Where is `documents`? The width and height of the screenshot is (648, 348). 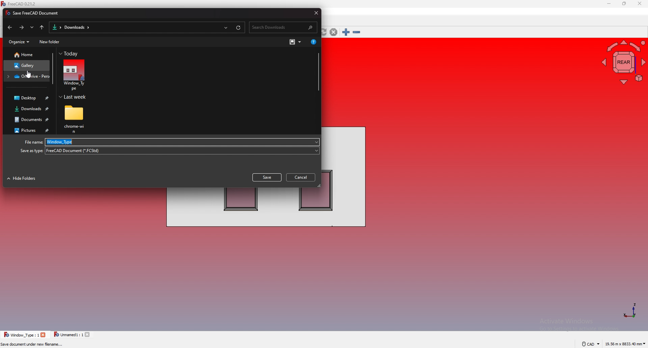 documents is located at coordinates (29, 120).